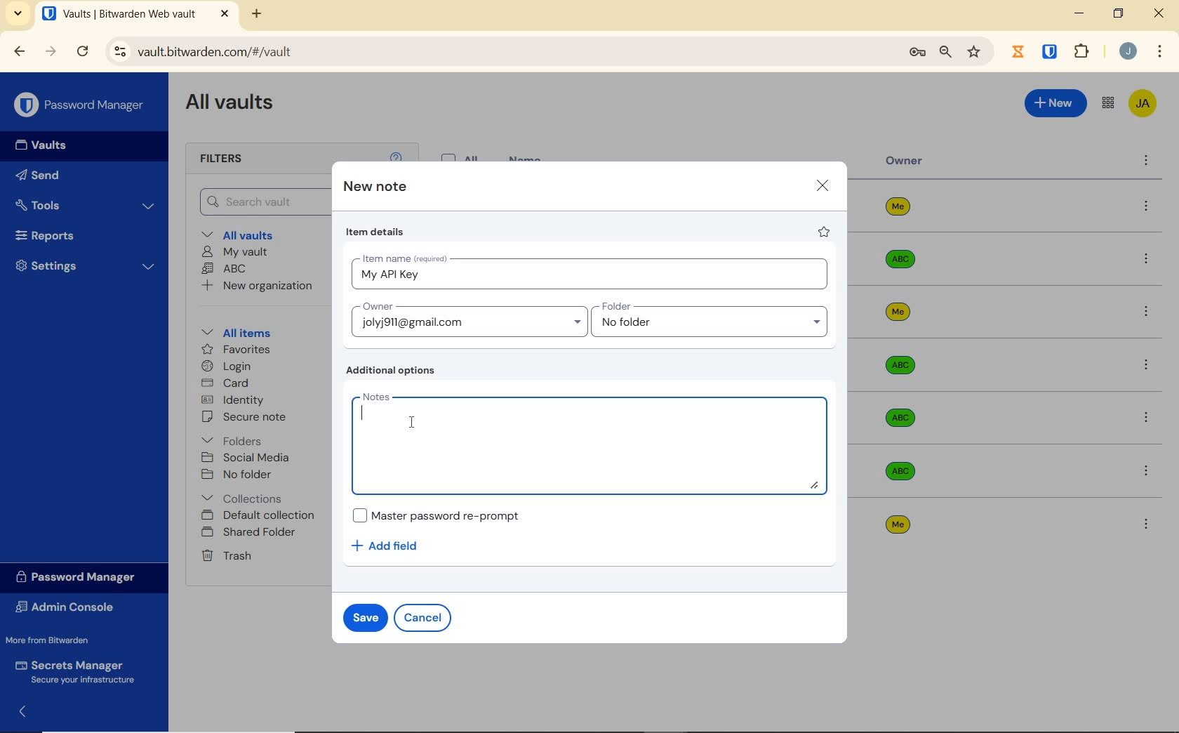 The image size is (1179, 733). I want to click on help, so click(396, 155).